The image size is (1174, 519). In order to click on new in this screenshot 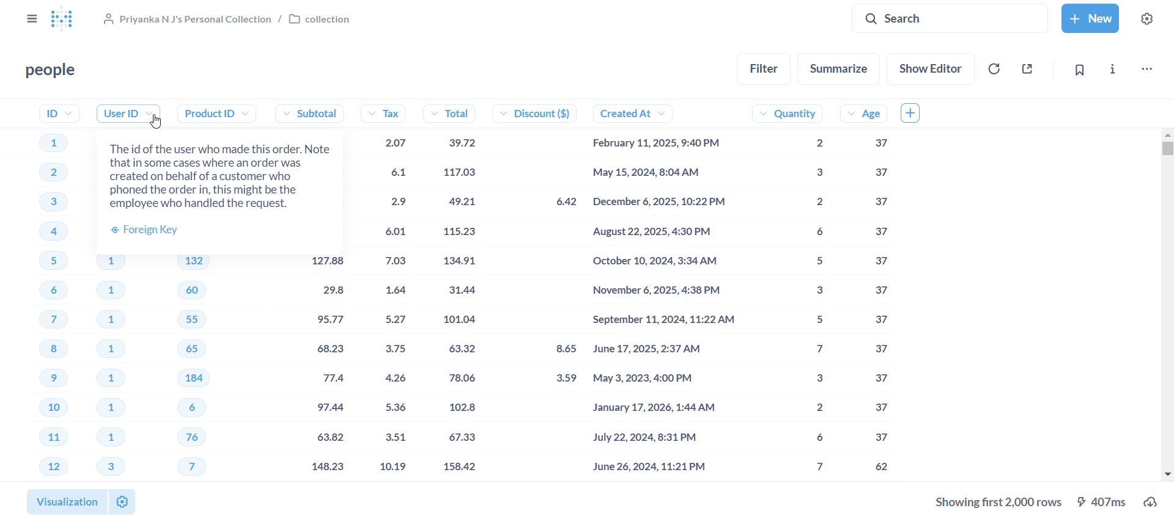, I will do `click(1091, 18)`.